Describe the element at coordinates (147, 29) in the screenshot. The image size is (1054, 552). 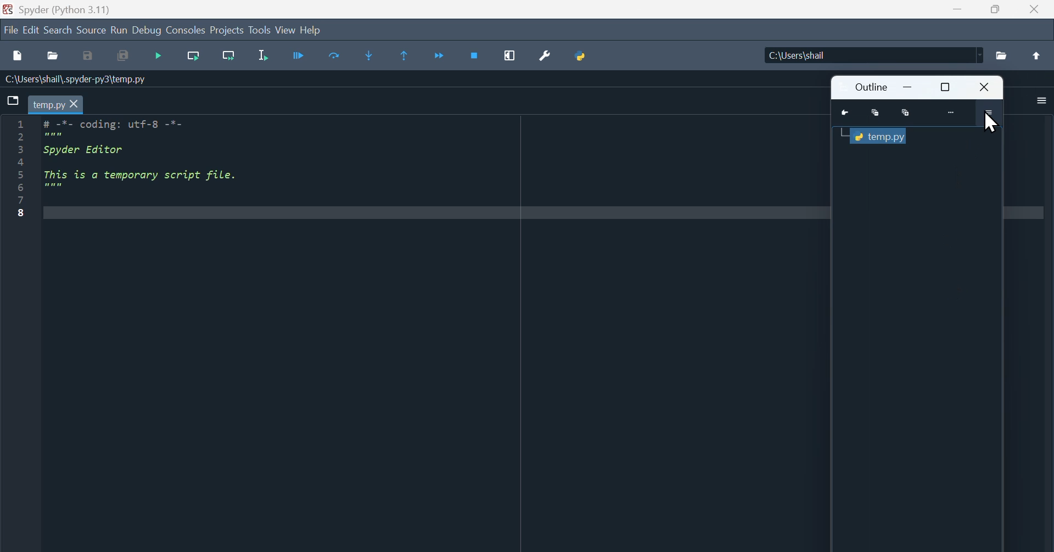
I see `Debug` at that location.